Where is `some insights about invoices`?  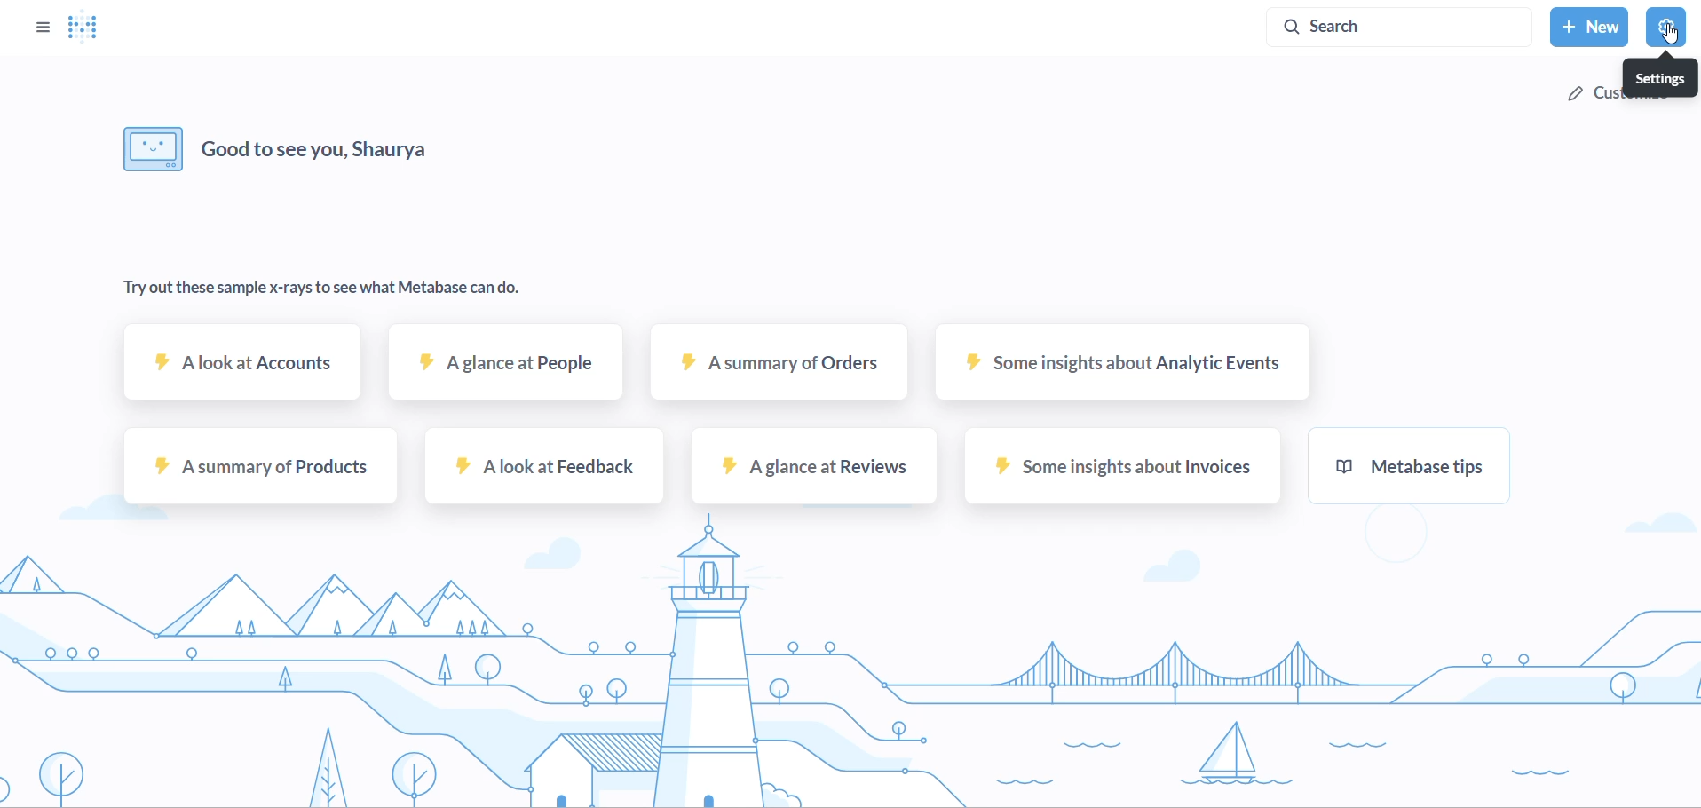 some insights about invoices is located at coordinates (1117, 473).